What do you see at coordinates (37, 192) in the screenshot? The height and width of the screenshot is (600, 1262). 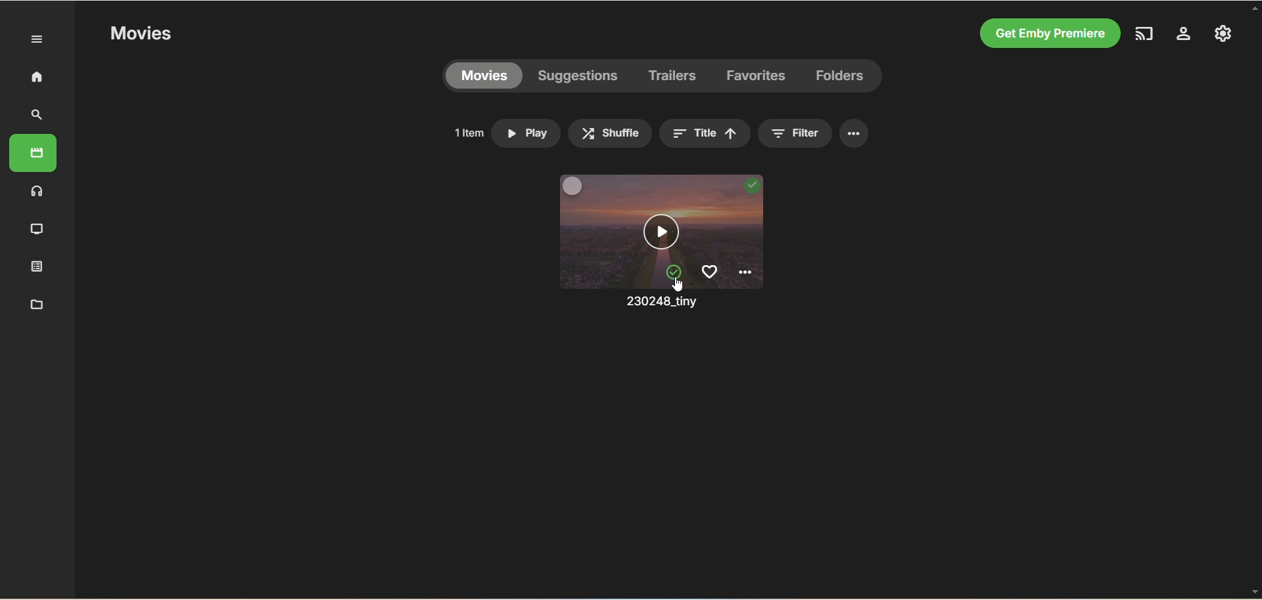 I see `music` at bounding box center [37, 192].